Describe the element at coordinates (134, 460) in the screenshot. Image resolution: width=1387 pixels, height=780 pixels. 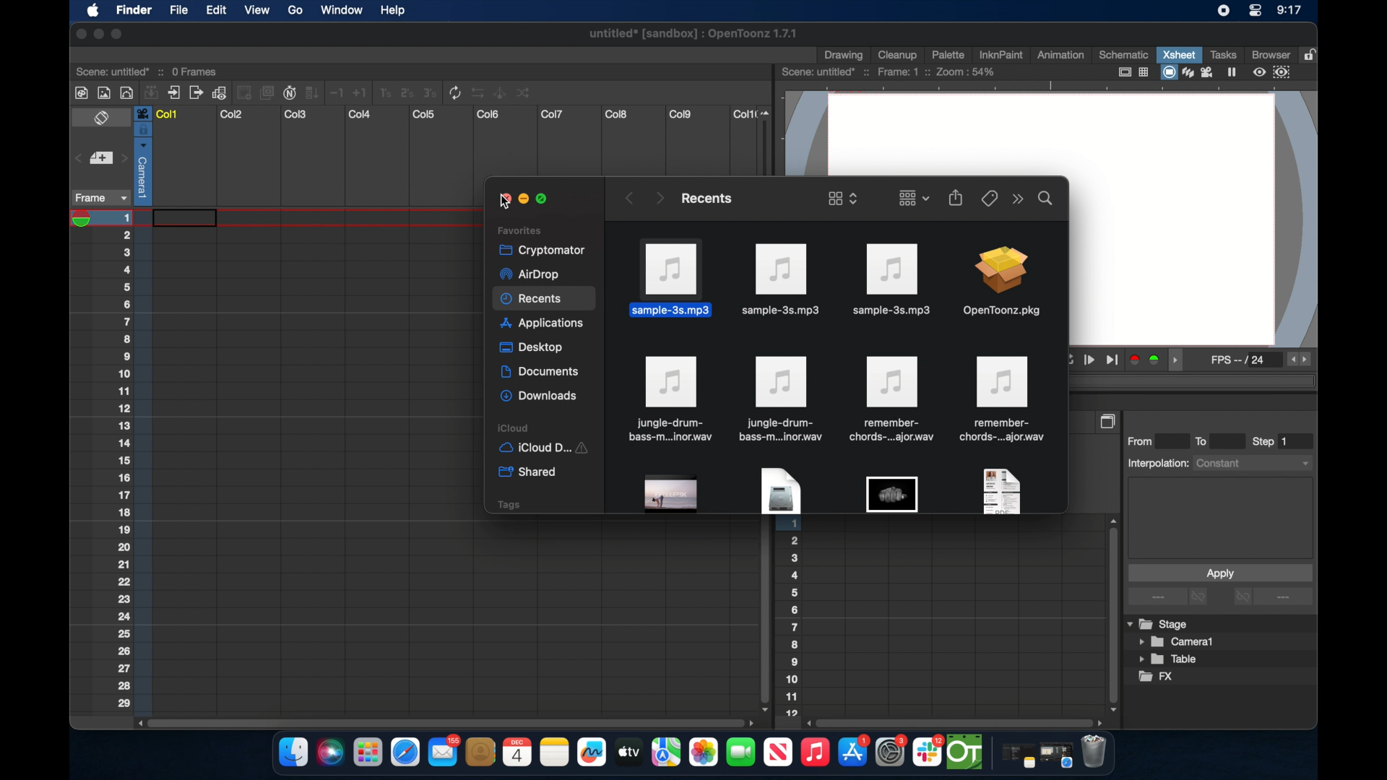
I see `numbering` at that location.